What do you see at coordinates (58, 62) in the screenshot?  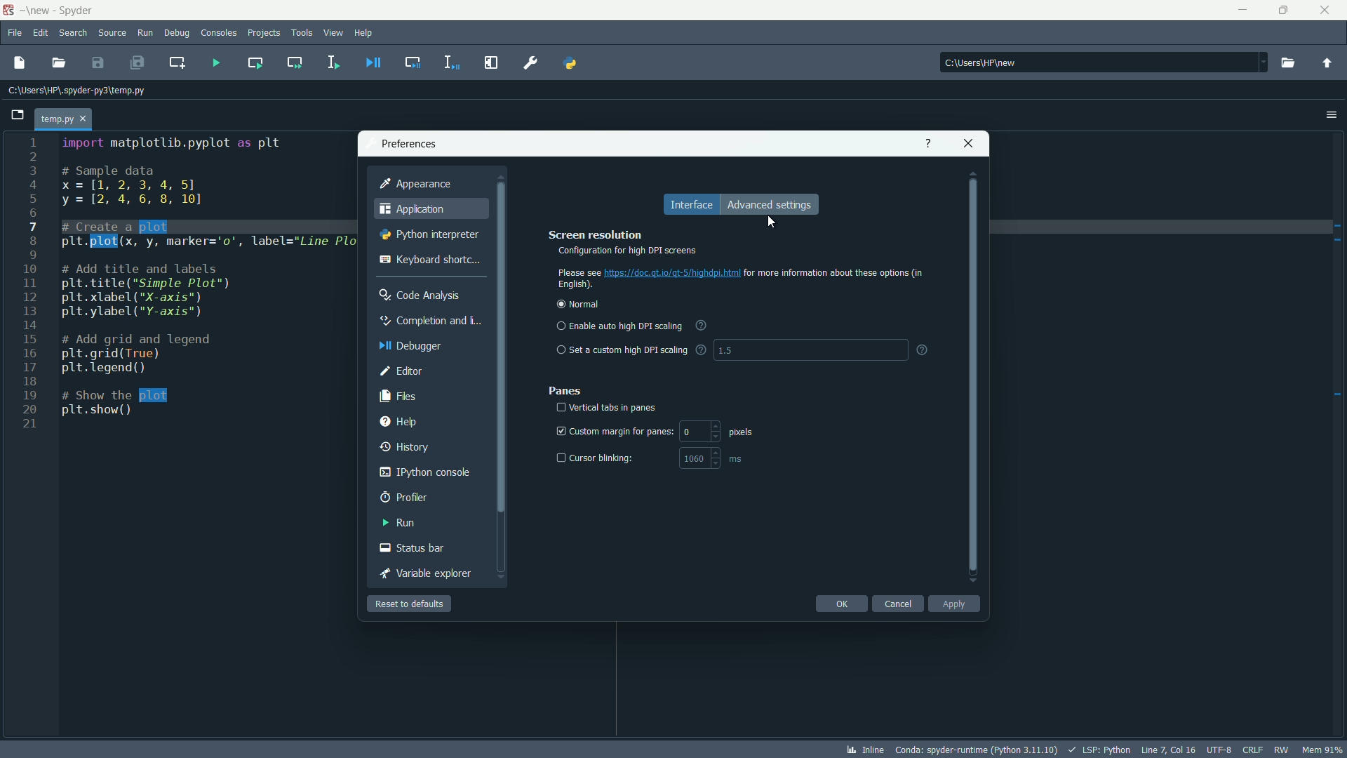 I see `open file` at bounding box center [58, 62].